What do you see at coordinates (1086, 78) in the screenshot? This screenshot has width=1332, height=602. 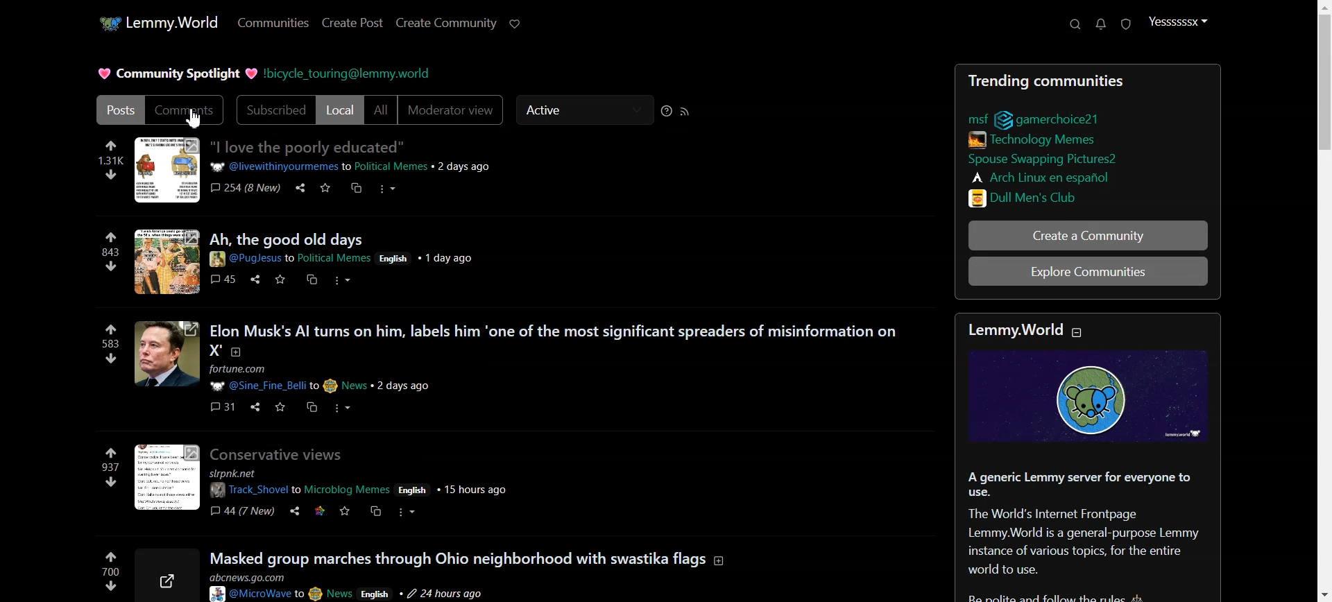 I see `Posts` at bounding box center [1086, 78].